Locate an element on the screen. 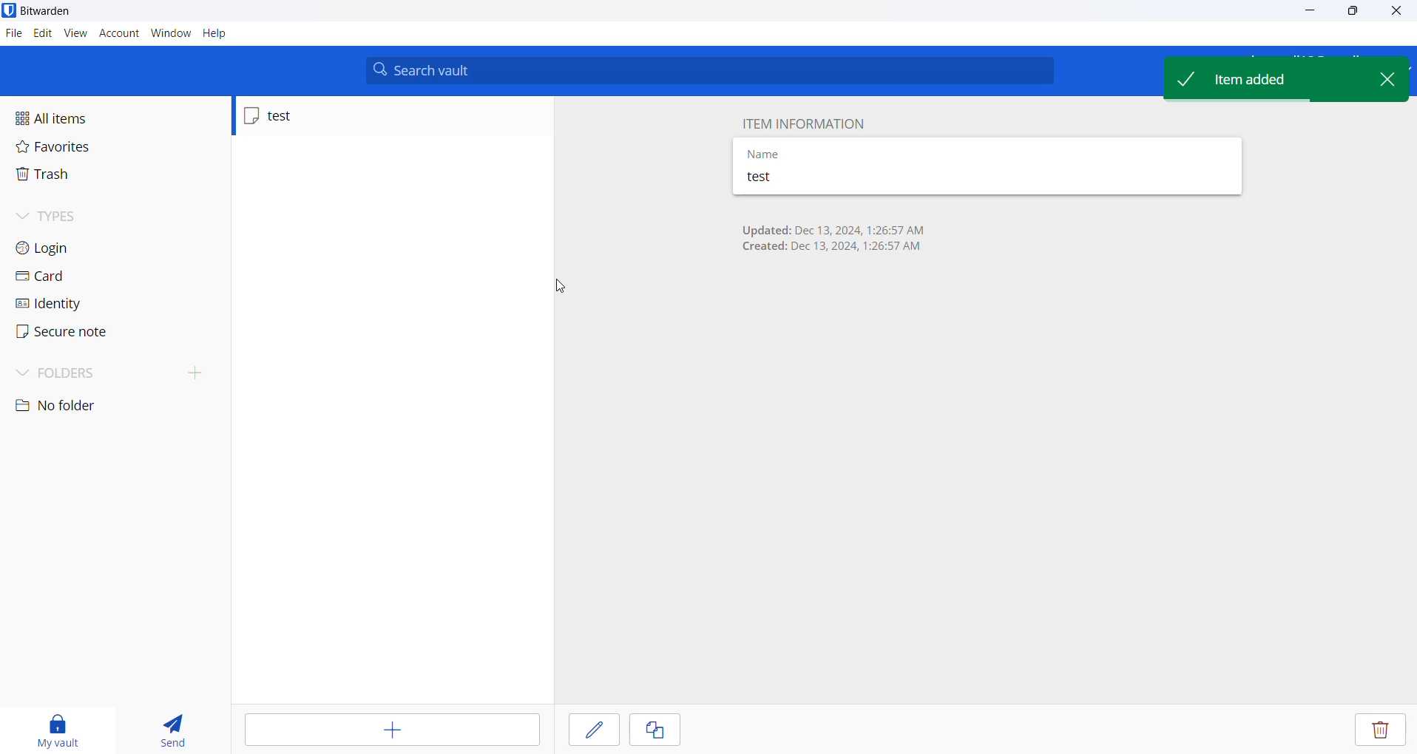 This screenshot has width=1417, height=754. maximize is located at coordinates (1353, 11).